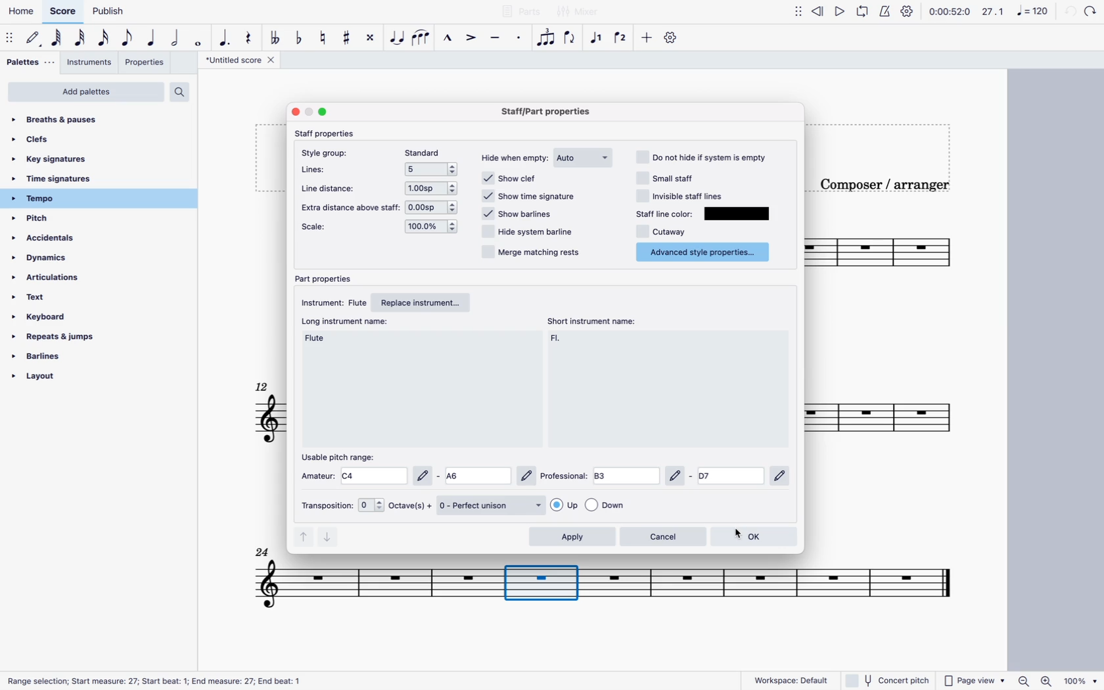 Image resolution: width=1104 pixels, height=690 pixels. Describe the element at coordinates (430, 189) in the screenshot. I see `options` at that location.